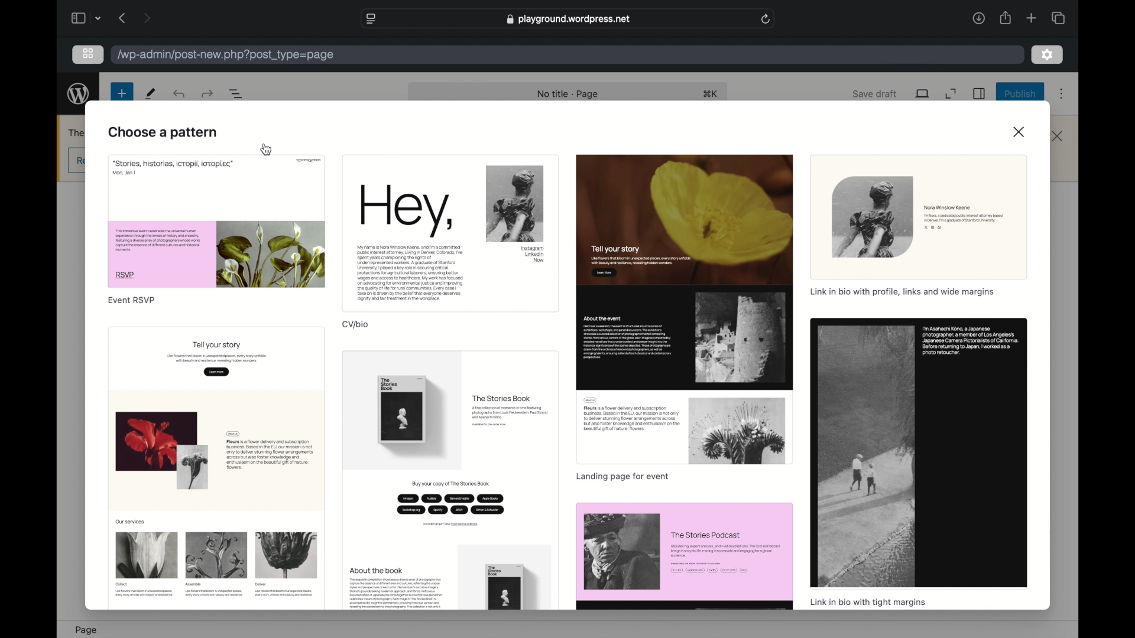 The width and height of the screenshot is (1135, 638). Describe the element at coordinates (147, 18) in the screenshot. I see `next page` at that location.